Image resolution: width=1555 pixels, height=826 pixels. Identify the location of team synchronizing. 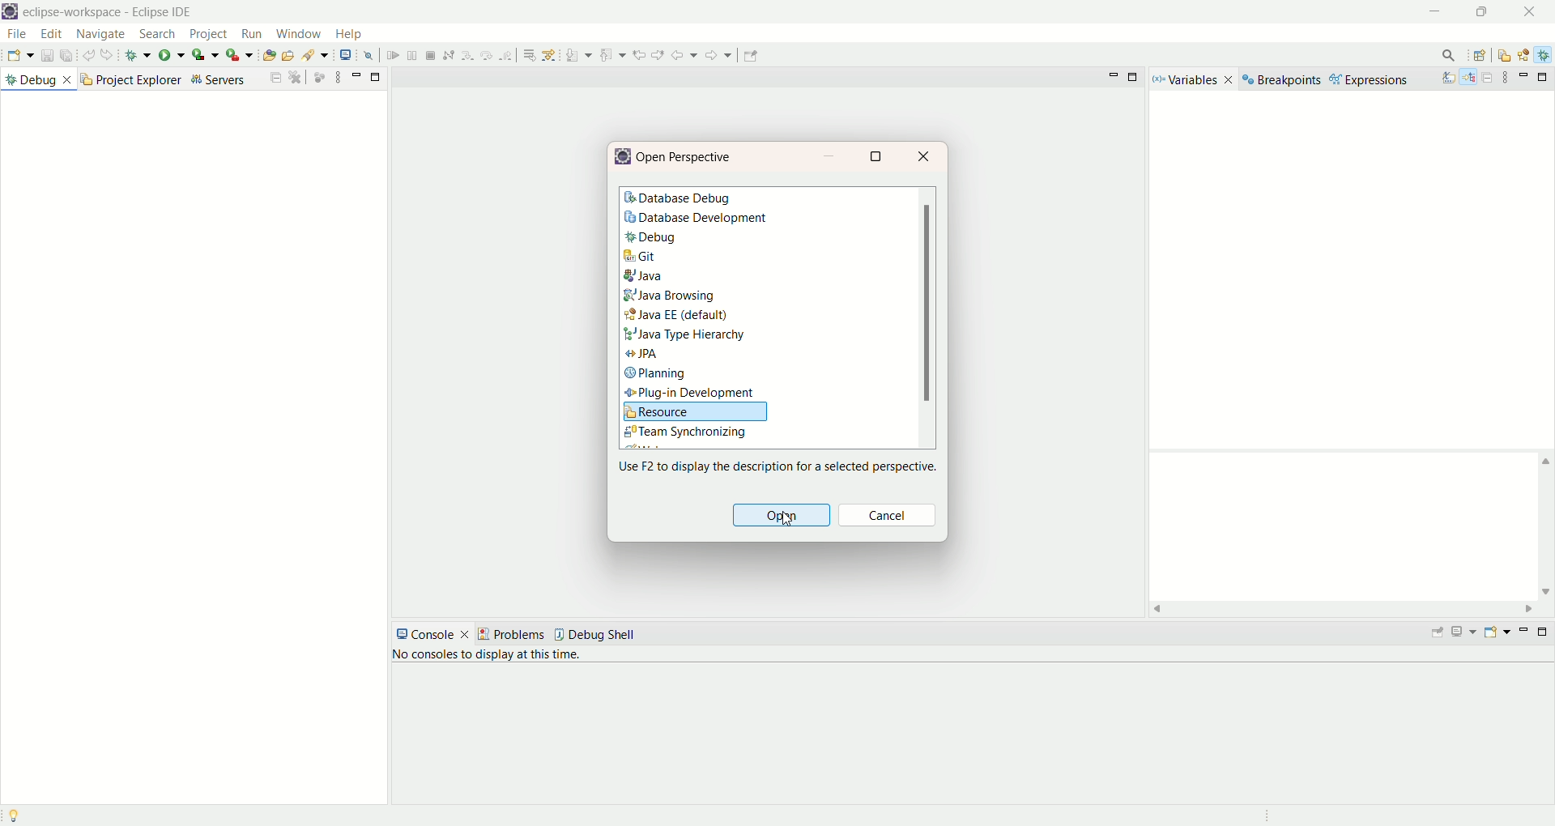
(686, 434).